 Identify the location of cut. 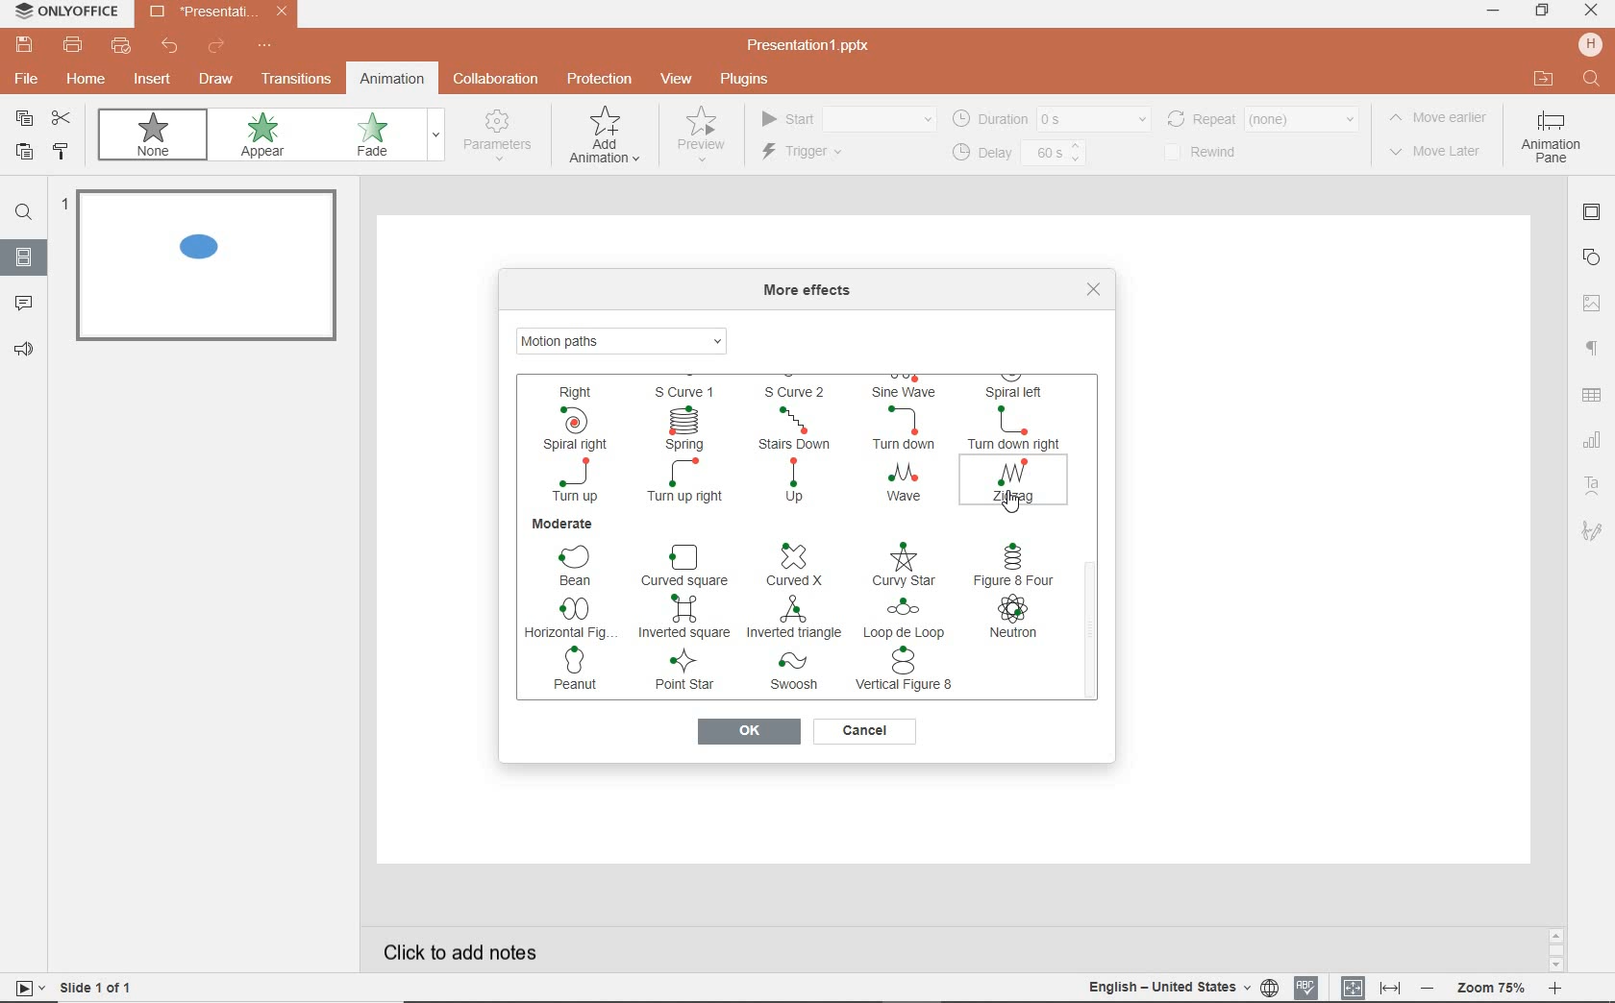
(65, 119).